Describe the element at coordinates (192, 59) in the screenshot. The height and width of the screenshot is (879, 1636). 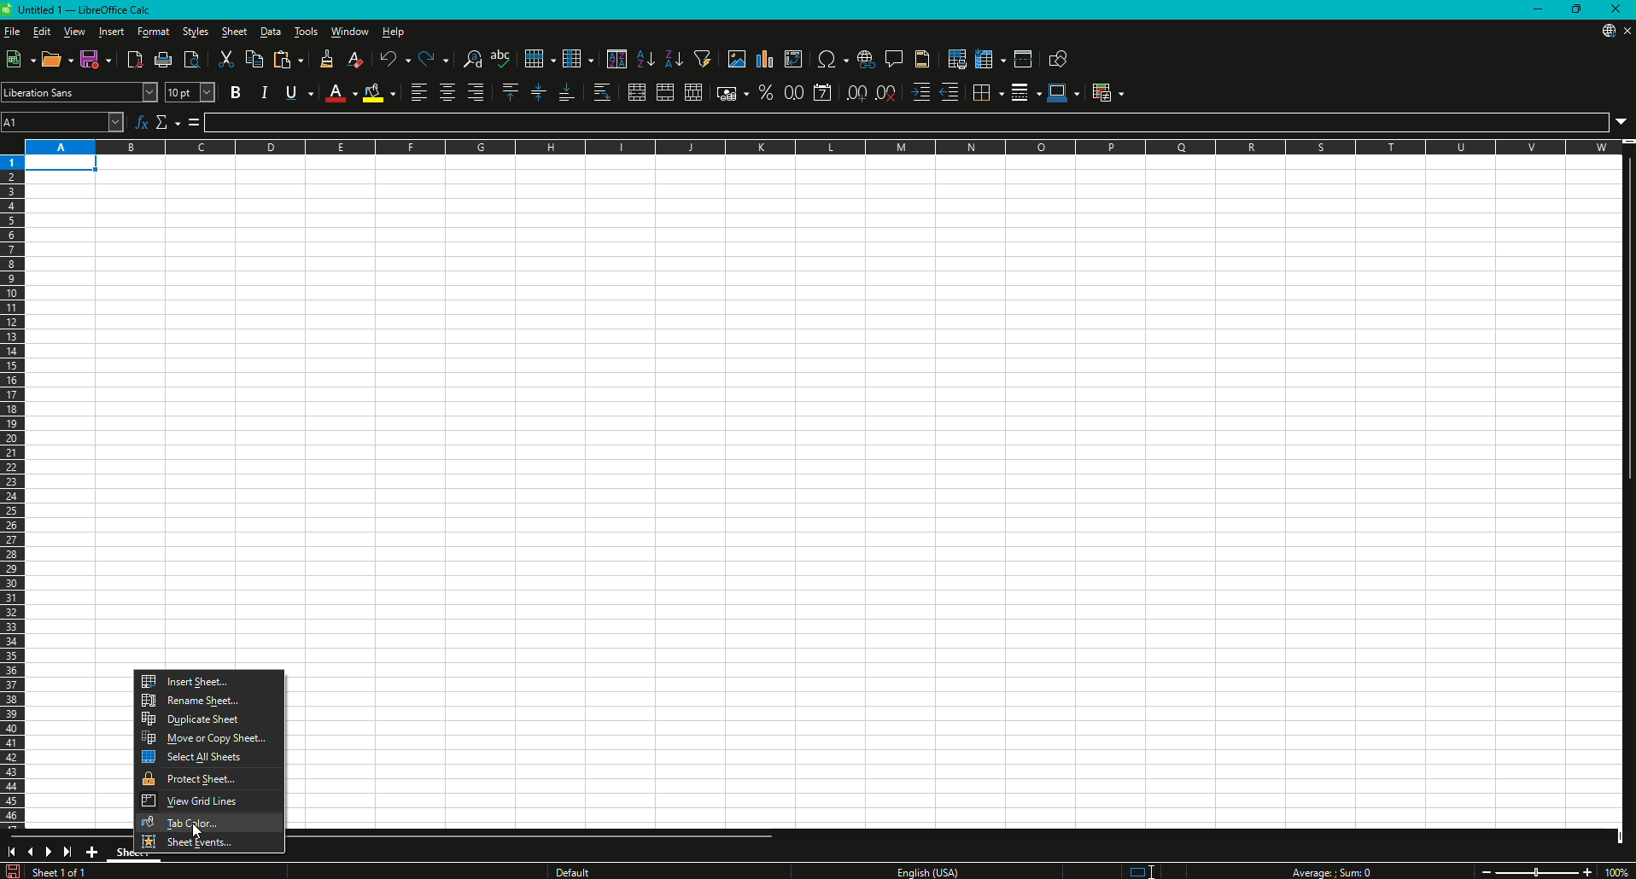
I see `Toggle Print Preview` at that location.